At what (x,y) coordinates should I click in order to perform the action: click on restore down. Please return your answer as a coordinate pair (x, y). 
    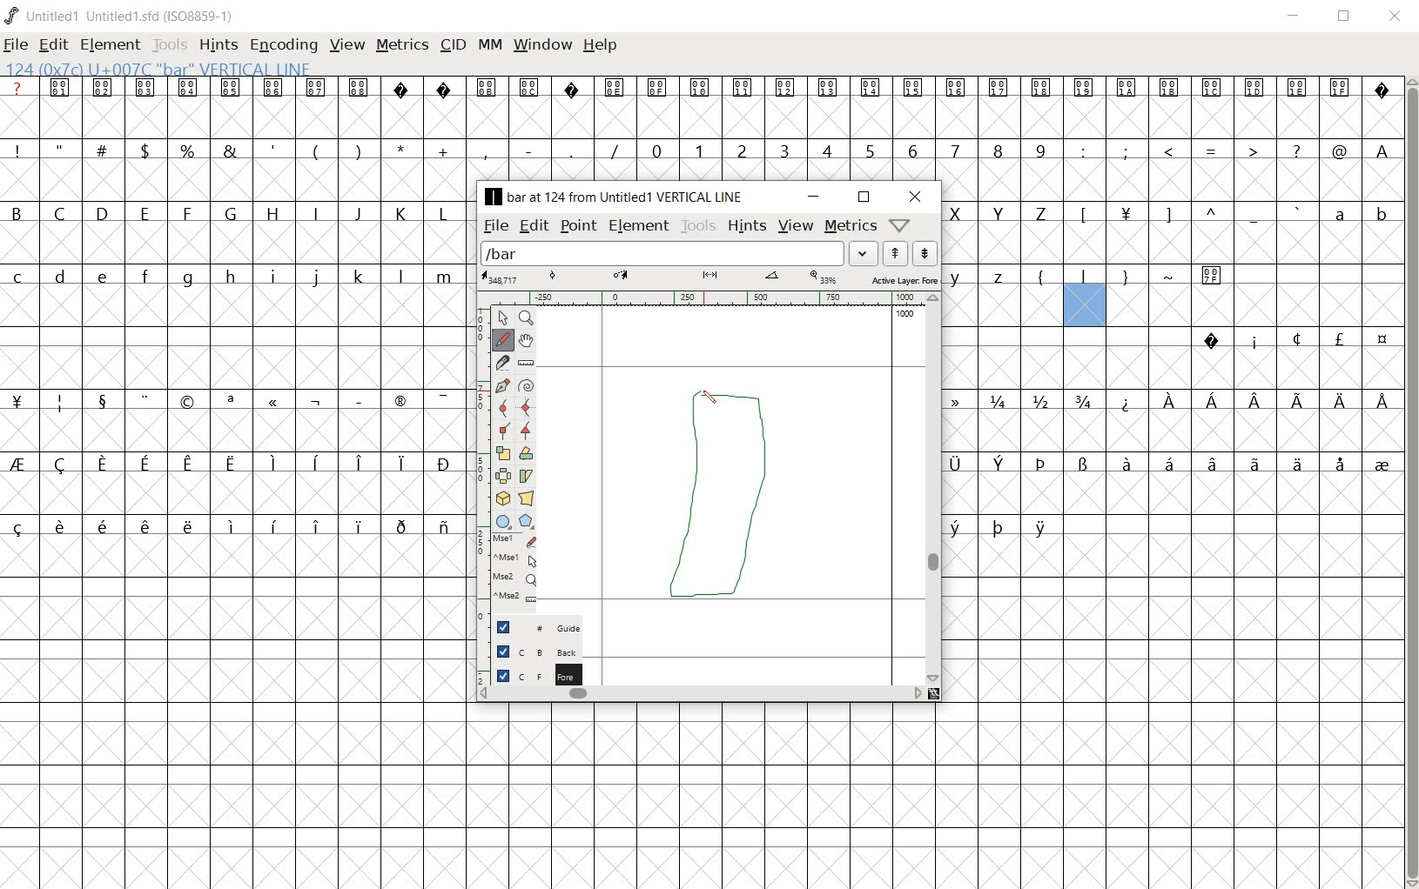
    Looking at the image, I should click on (864, 198).